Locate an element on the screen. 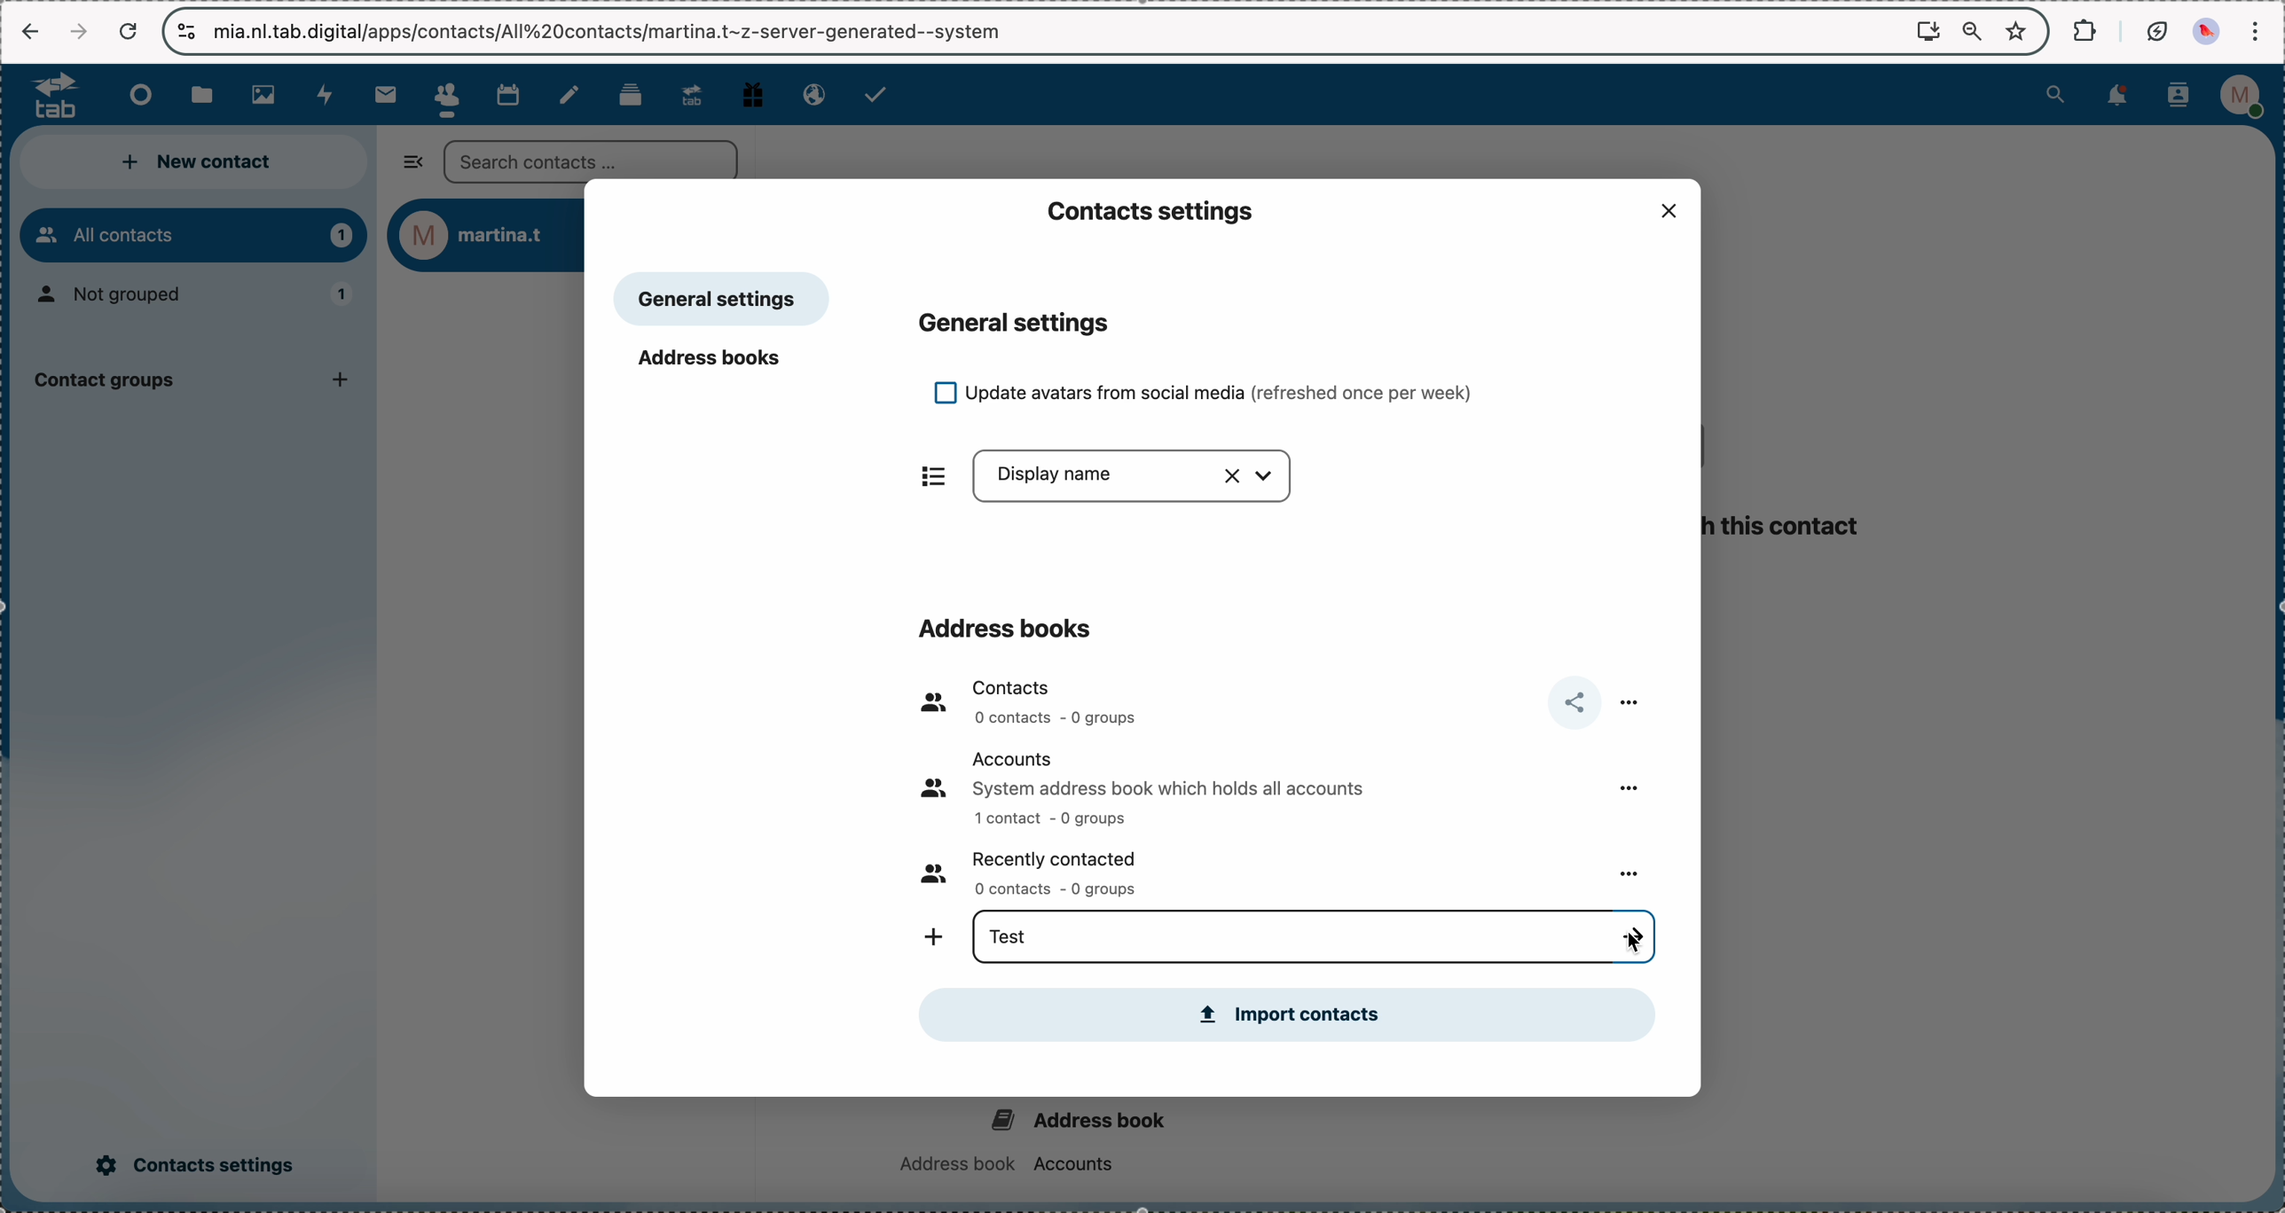 This screenshot has width=2285, height=1213. search is located at coordinates (2056, 96).